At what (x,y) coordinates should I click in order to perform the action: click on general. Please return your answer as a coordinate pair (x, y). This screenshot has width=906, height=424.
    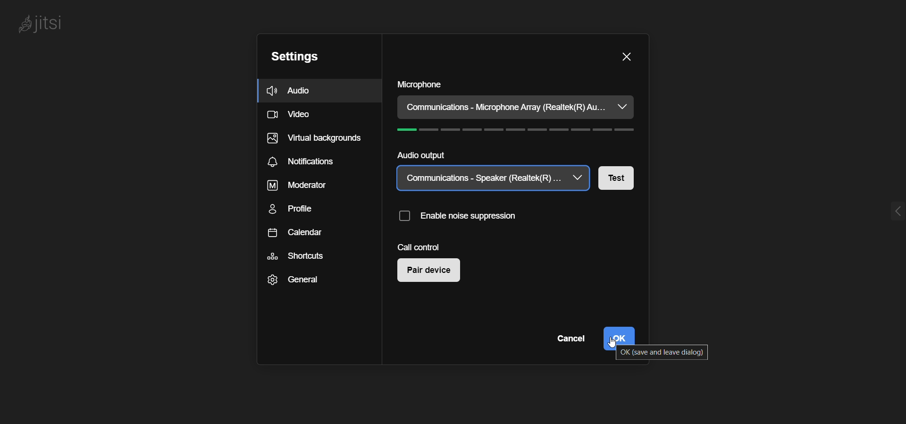
    Looking at the image, I should click on (291, 281).